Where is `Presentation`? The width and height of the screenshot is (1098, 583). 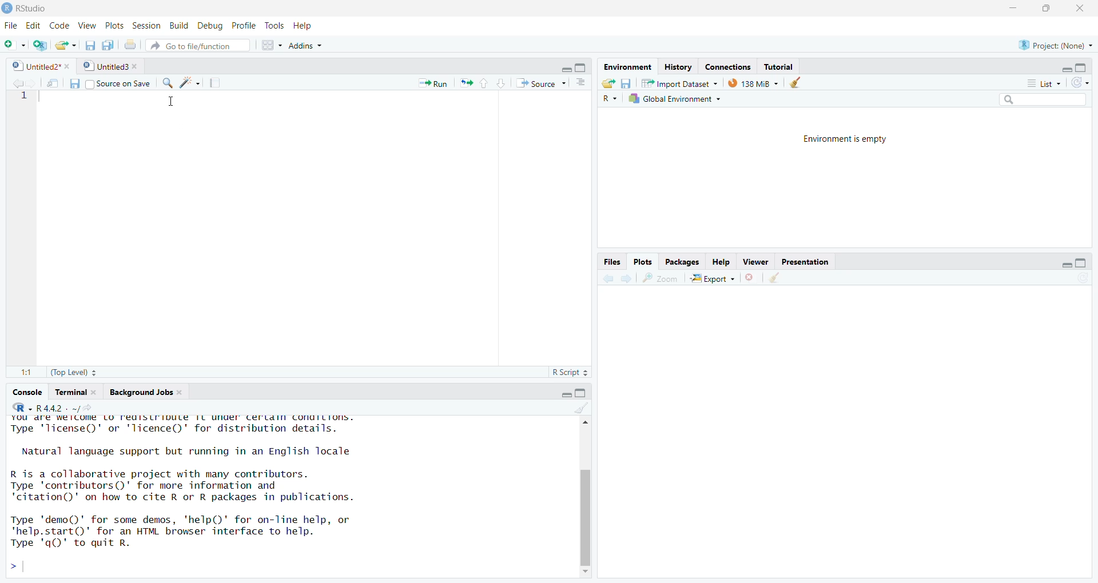
Presentation is located at coordinates (812, 261).